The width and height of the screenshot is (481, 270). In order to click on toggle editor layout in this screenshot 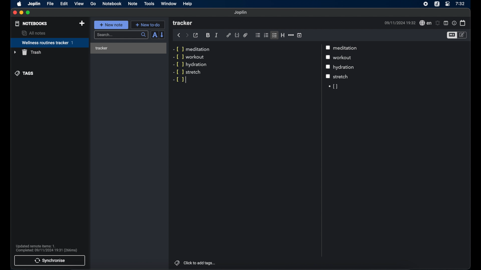, I will do `click(446, 23)`.